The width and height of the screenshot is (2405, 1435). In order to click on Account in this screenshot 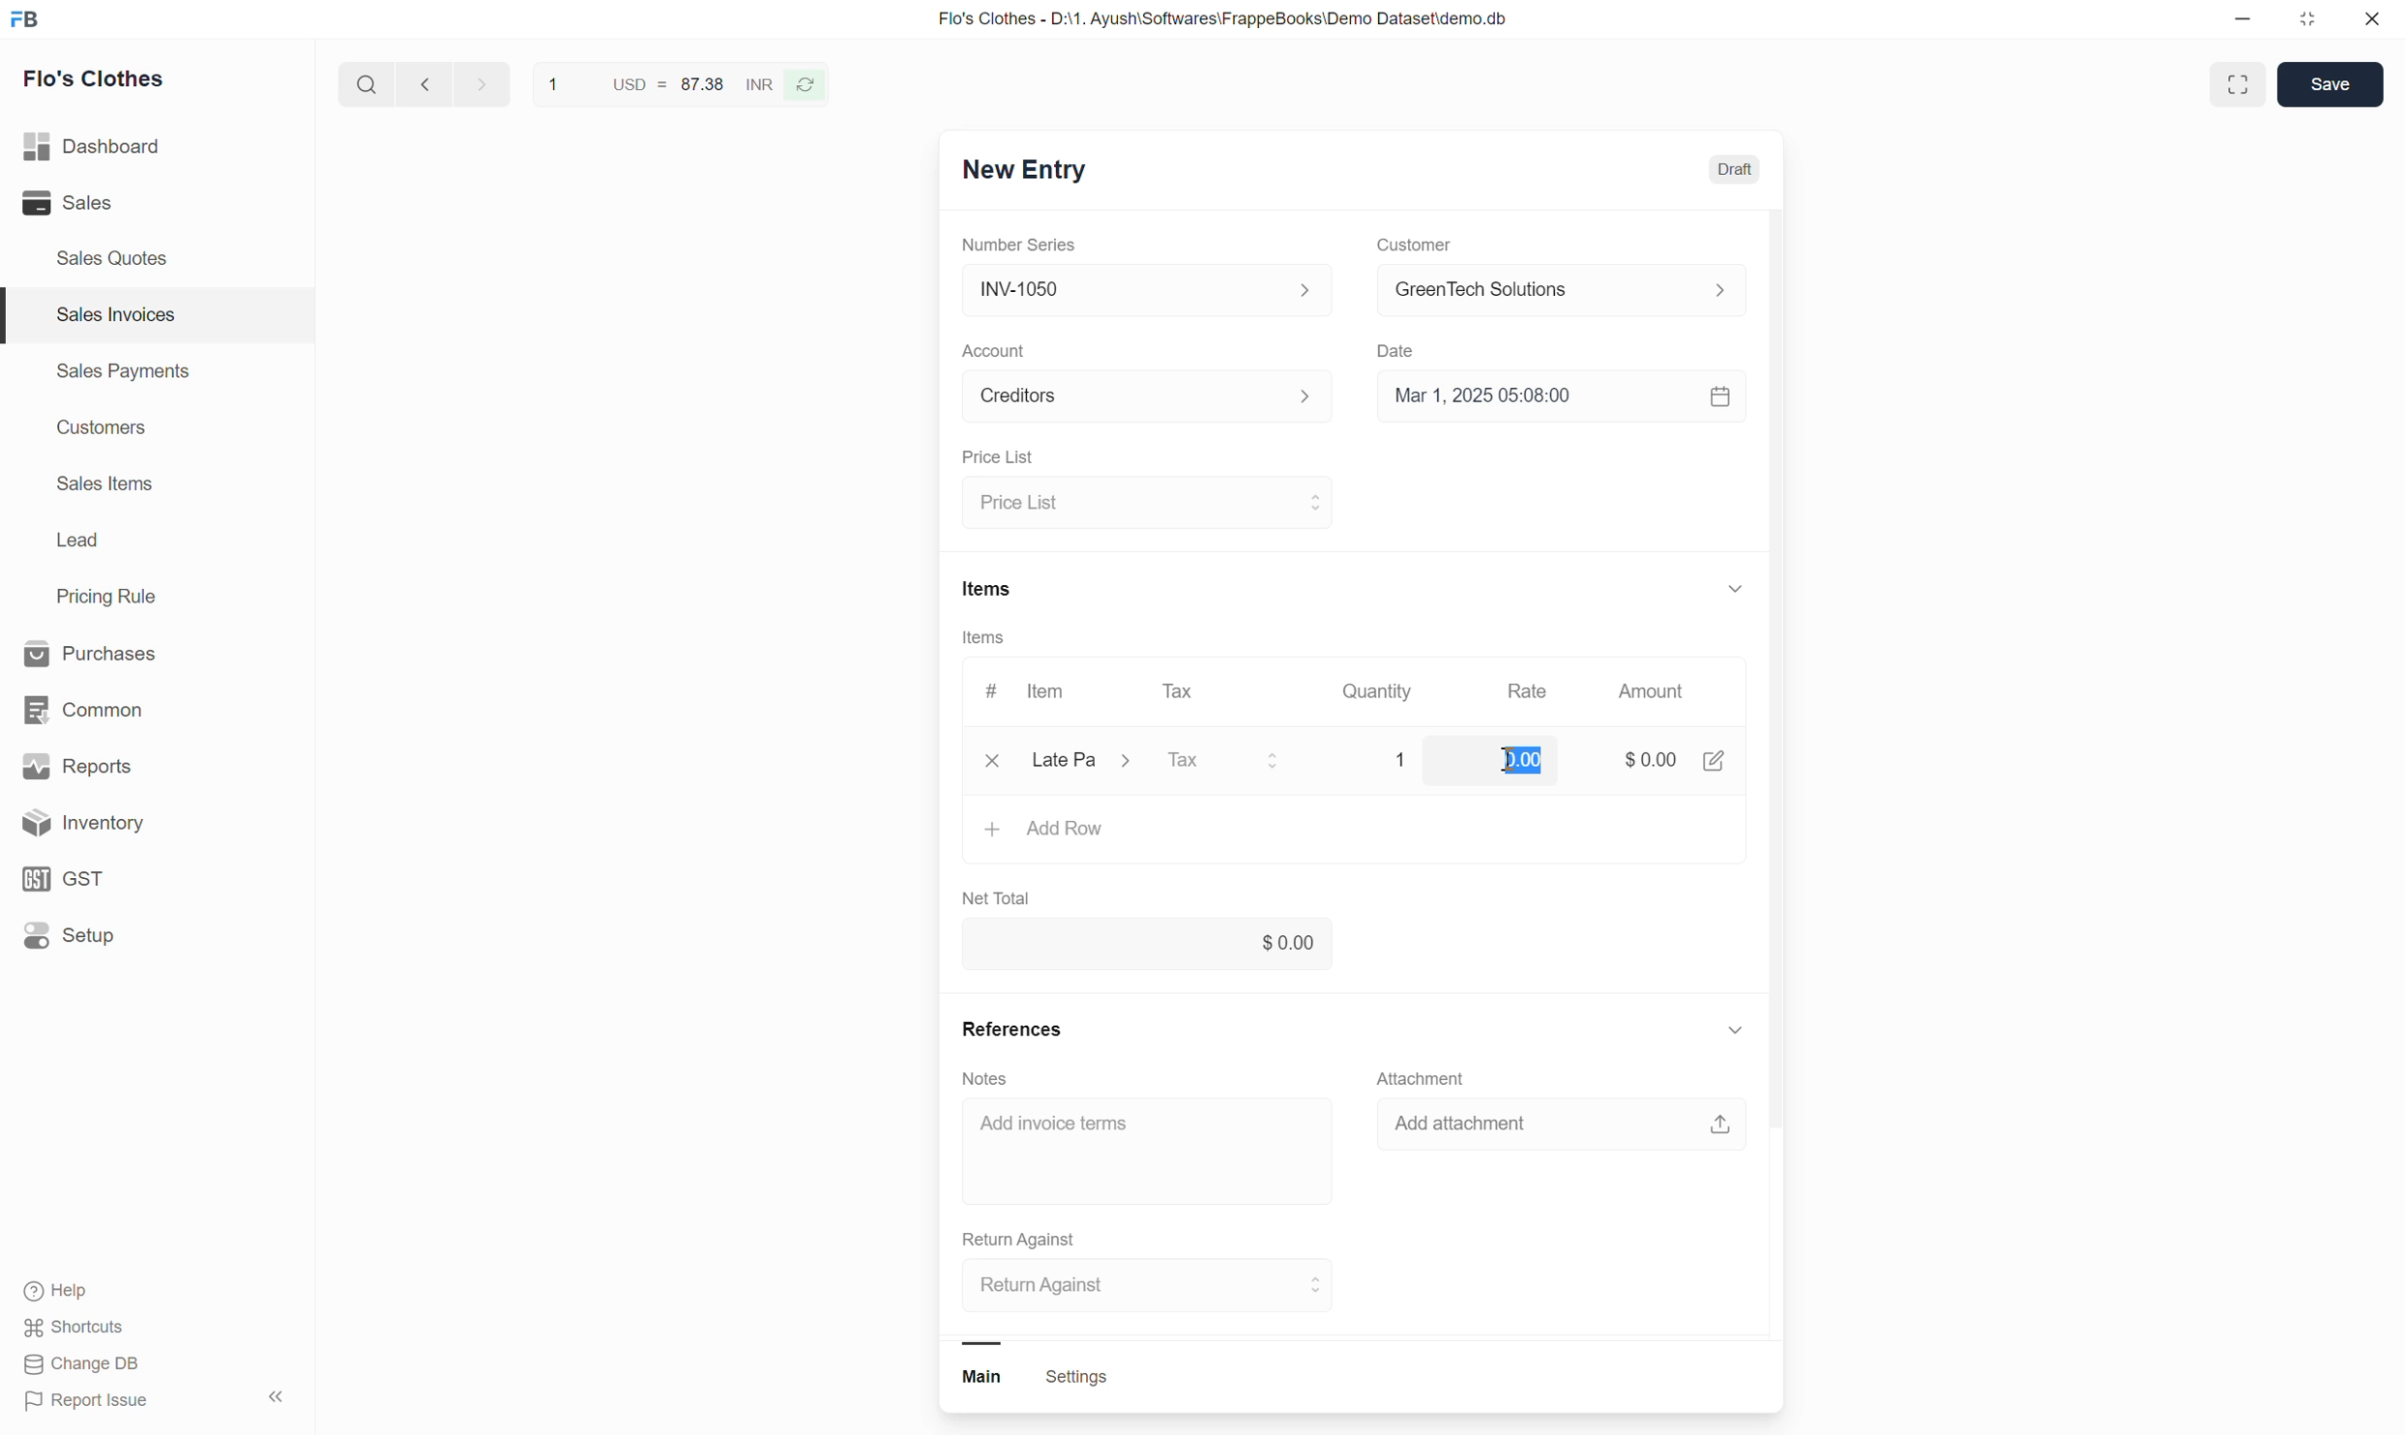, I will do `click(997, 351)`.